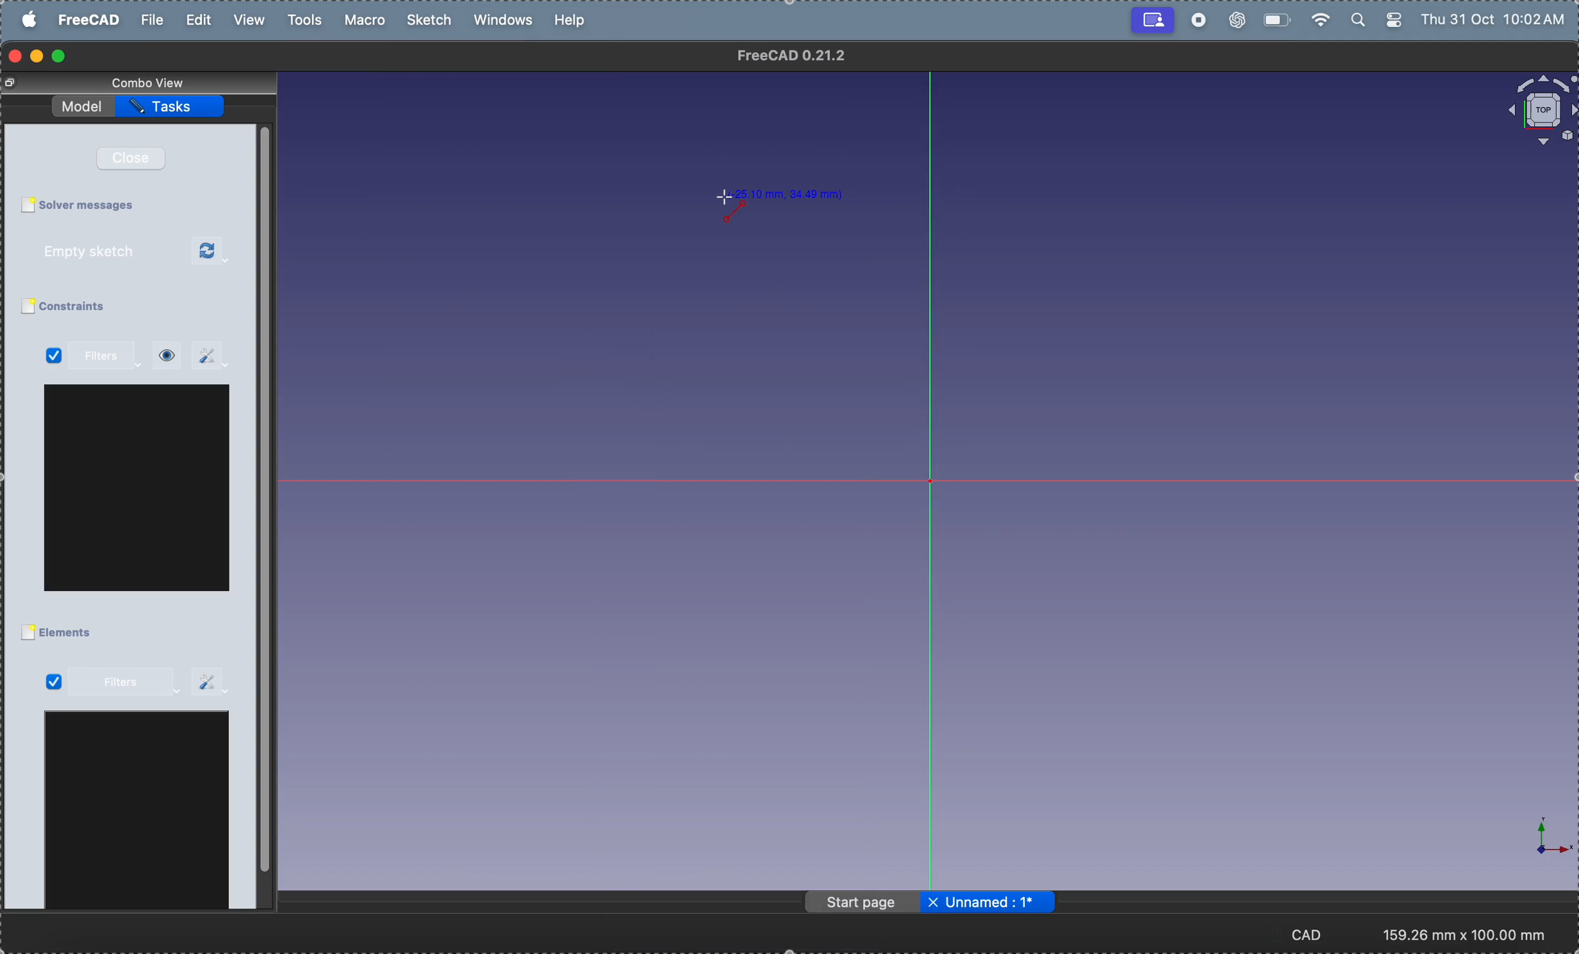 The width and height of the screenshot is (1579, 954). Describe the element at coordinates (138, 814) in the screenshot. I see `window` at that location.